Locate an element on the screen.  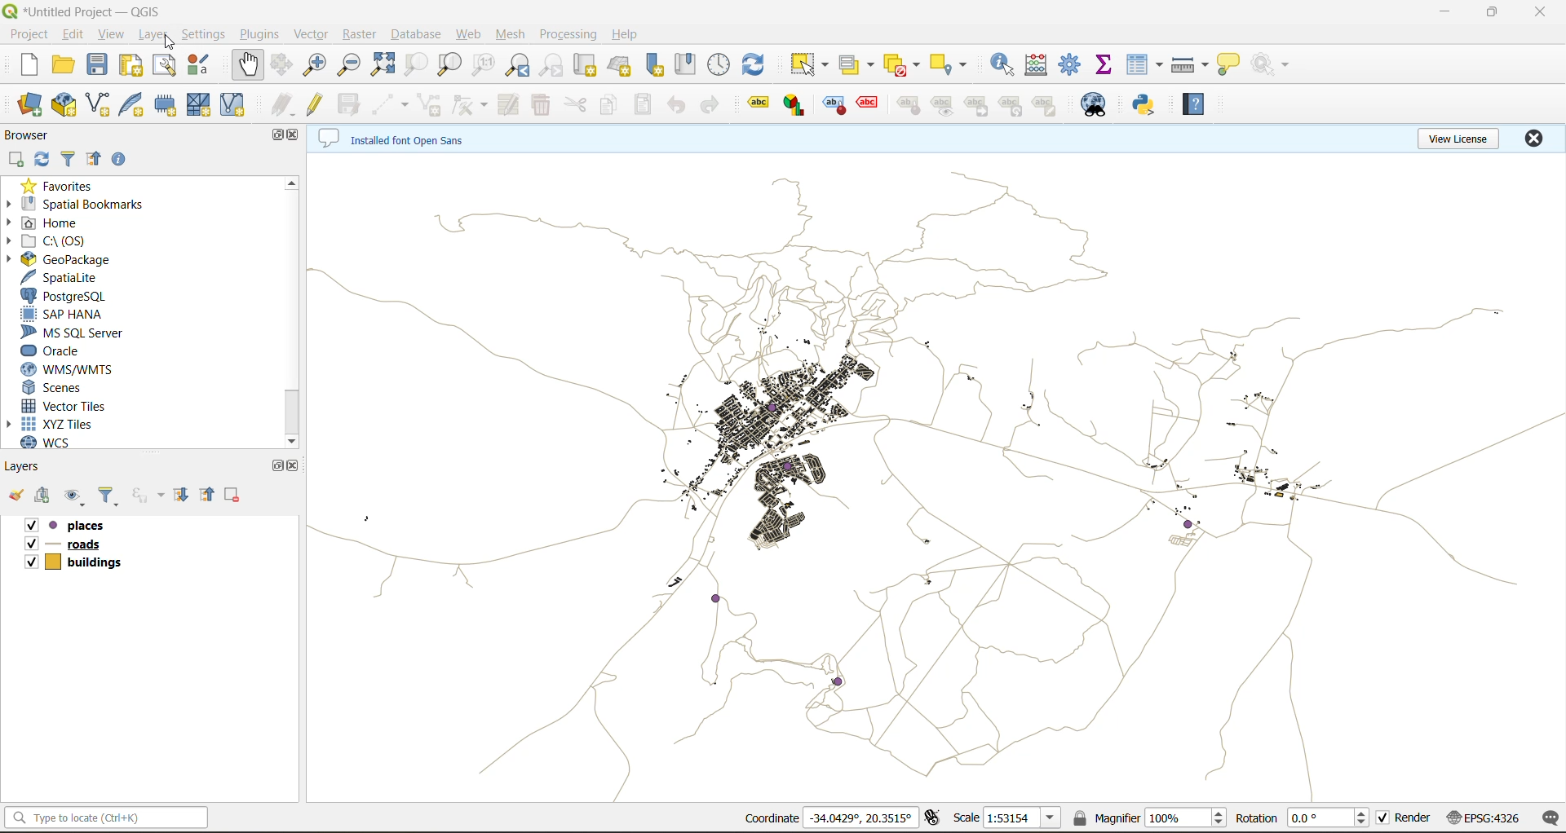
layer is located at coordinates (154, 35).